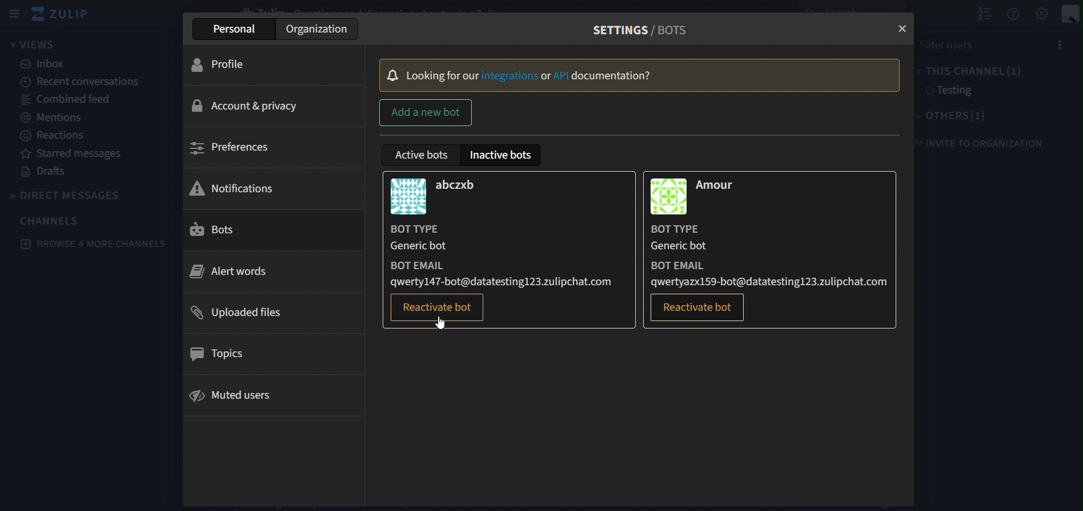  Describe the element at coordinates (641, 29) in the screenshot. I see `settings/bots` at that location.